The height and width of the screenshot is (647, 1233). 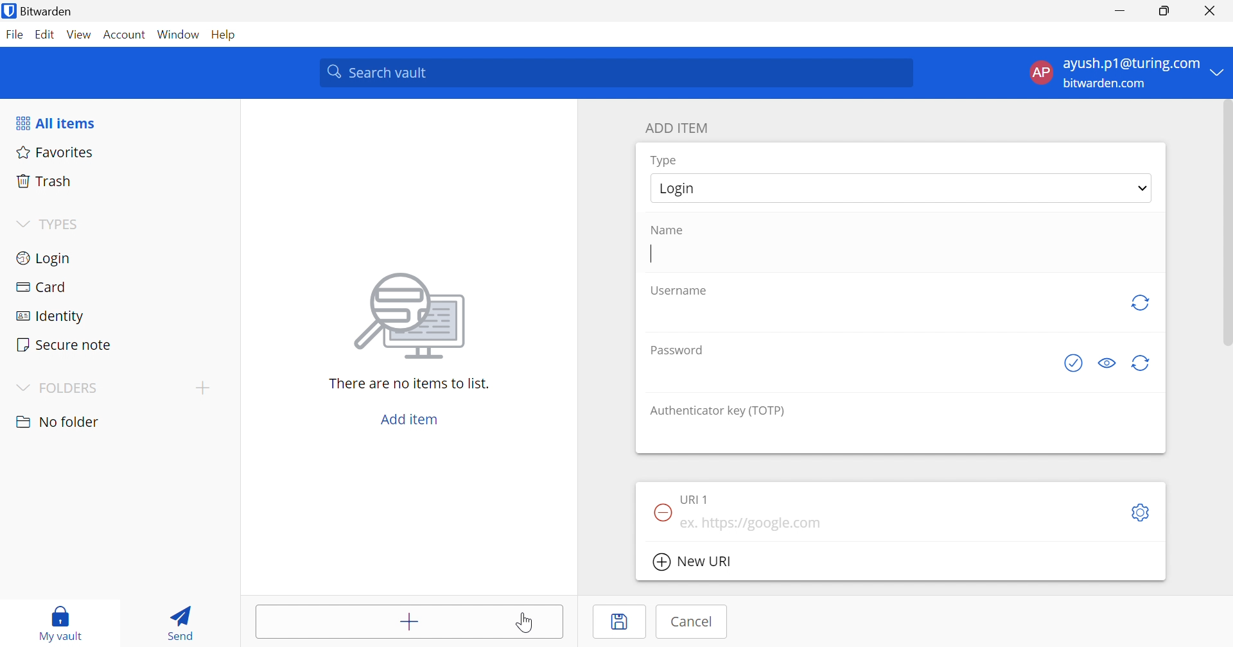 What do you see at coordinates (22, 224) in the screenshot?
I see `Drop Down` at bounding box center [22, 224].